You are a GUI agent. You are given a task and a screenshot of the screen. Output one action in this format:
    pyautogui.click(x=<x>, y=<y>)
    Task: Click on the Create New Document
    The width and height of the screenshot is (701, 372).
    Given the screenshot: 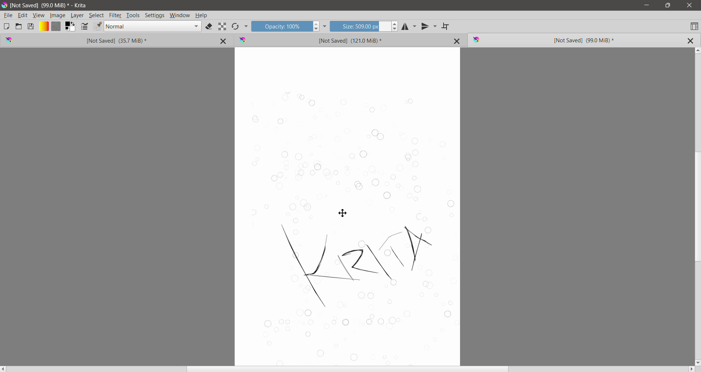 What is the action you would take?
    pyautogui.click(x=6, y=26)
    